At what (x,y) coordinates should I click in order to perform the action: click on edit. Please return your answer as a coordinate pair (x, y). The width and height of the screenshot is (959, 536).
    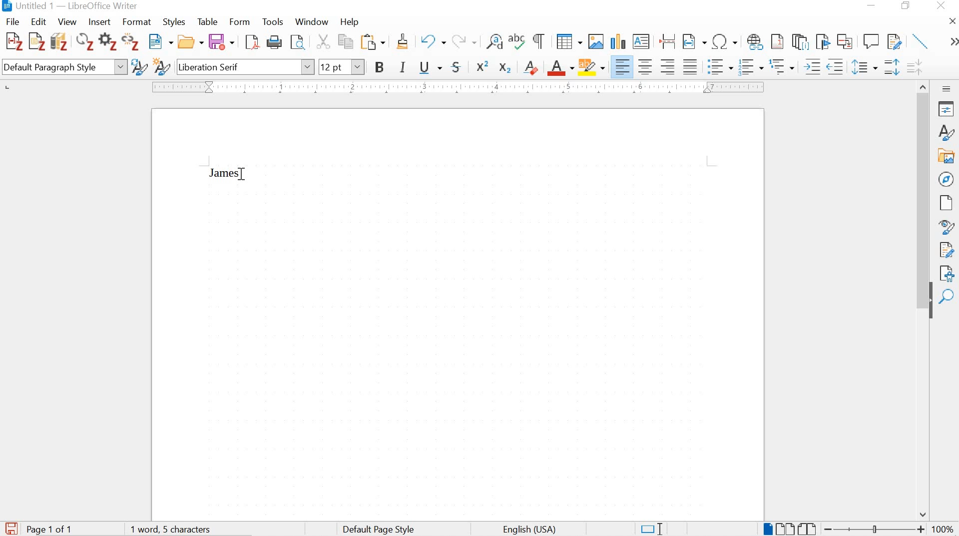
    Looking at the image, I should click on (39, 21).